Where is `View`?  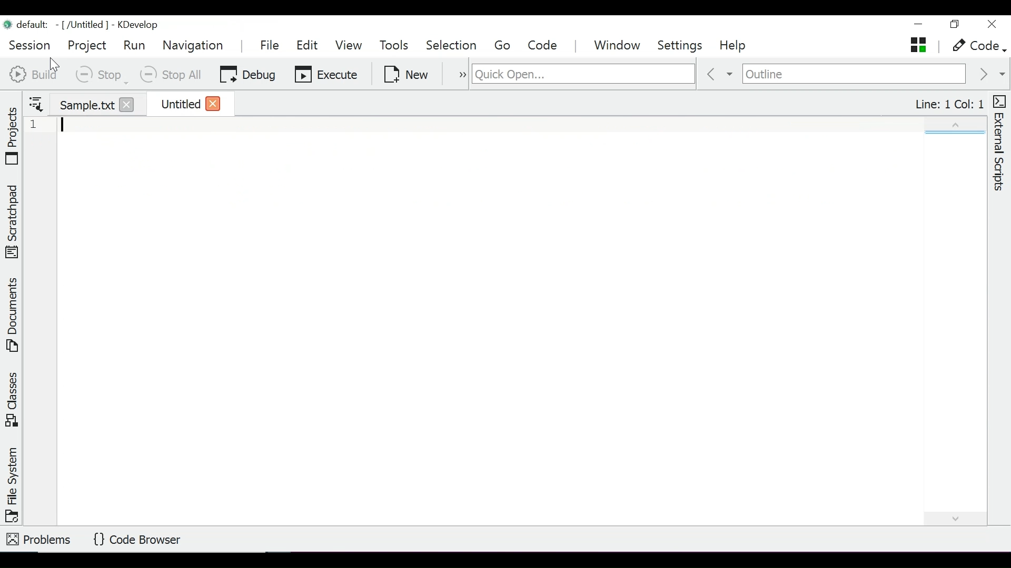
View is located at coordinates (350, 46).